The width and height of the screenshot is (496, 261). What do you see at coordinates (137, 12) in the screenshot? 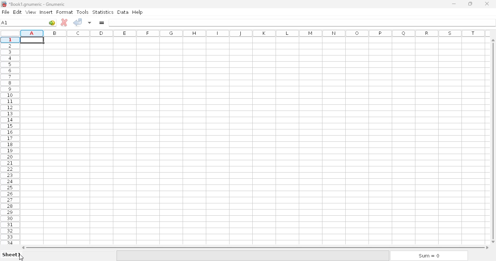
I see `help` at bounding box center [137, 12].